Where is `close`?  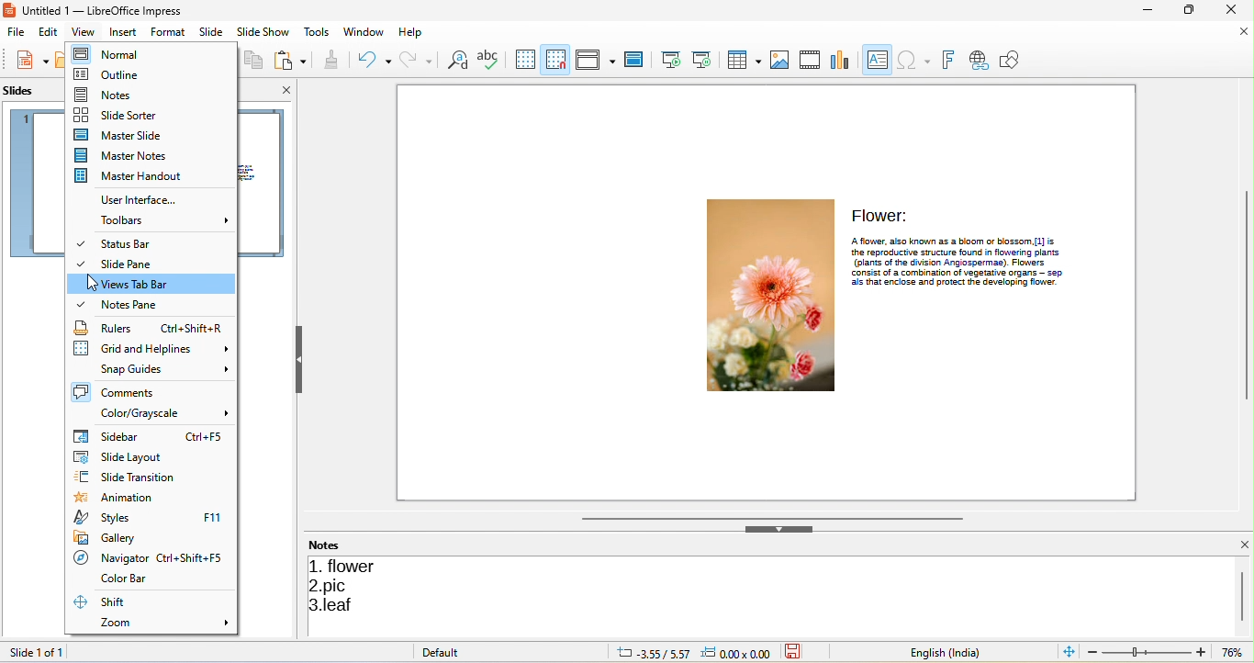
close is located at coordinates (1236, 10).